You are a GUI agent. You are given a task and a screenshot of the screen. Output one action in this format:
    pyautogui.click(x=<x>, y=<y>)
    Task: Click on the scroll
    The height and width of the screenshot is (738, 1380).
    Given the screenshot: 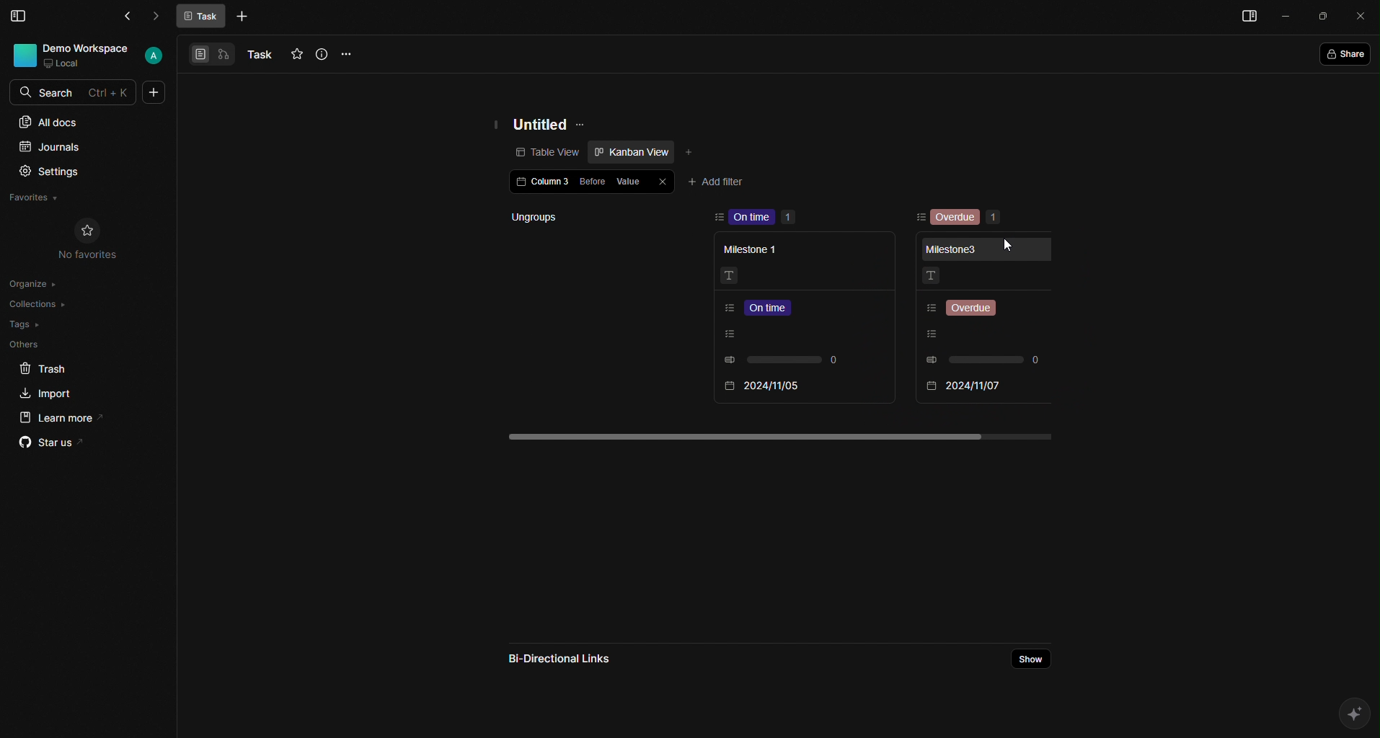 What is the action you would take?
    pyautogui.click(x=784, y=436)
    